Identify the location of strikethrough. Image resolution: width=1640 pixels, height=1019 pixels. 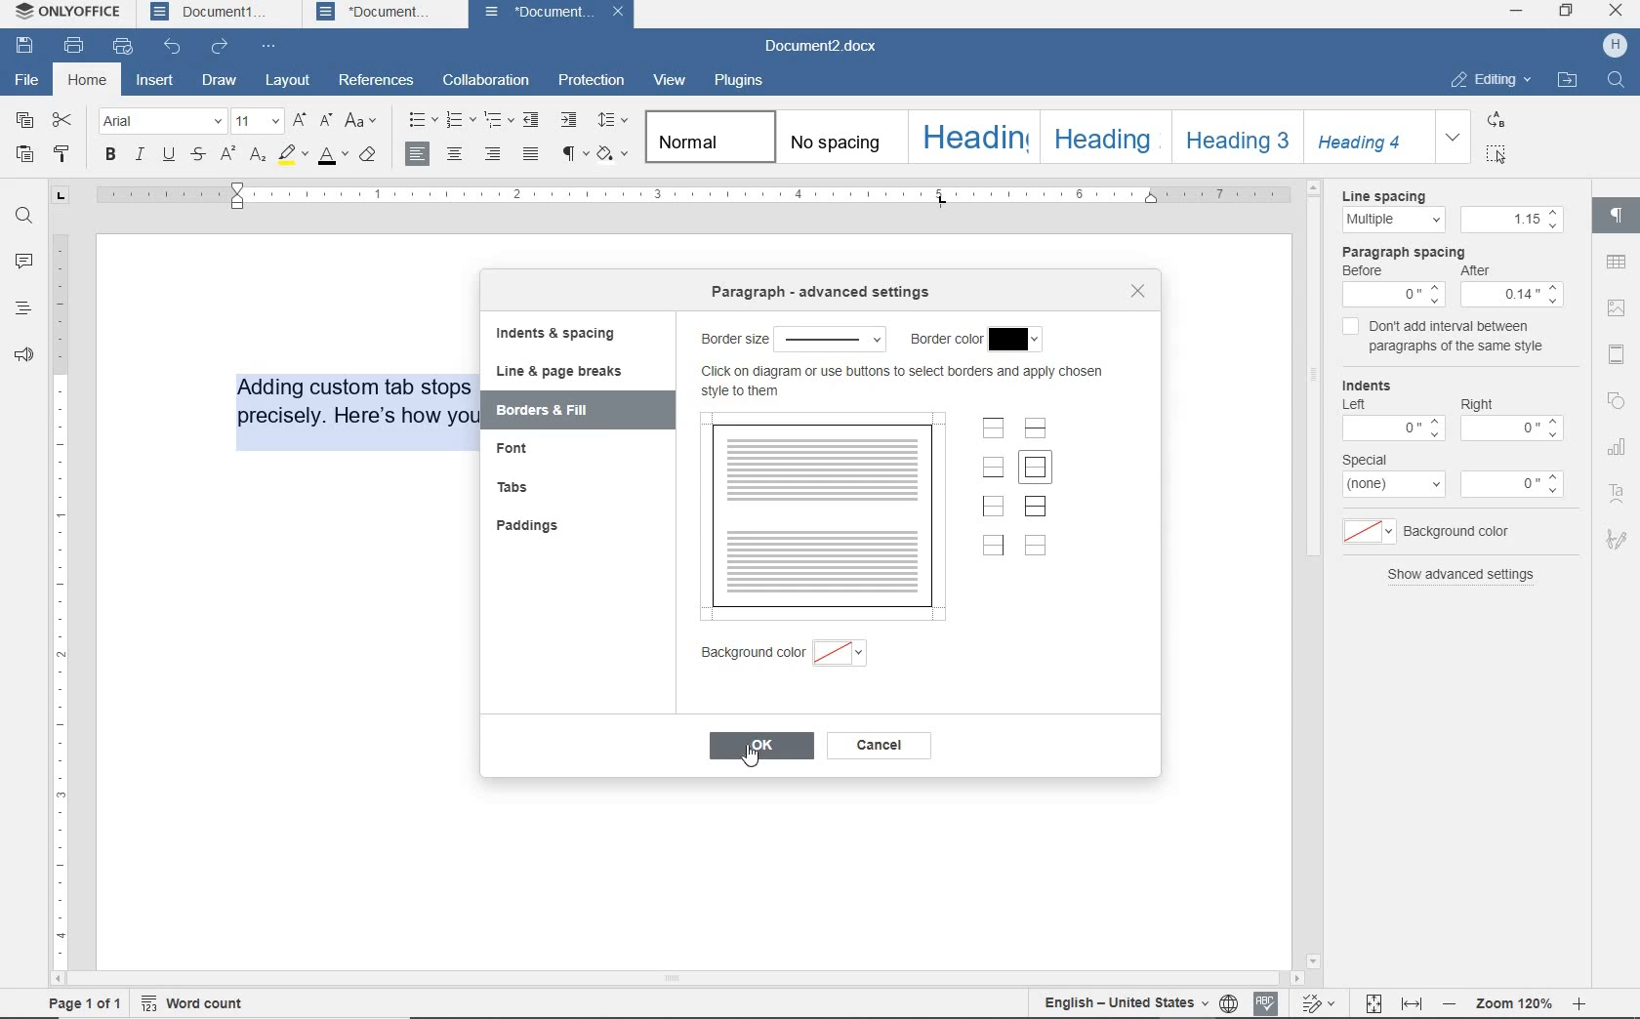
(199, 155).